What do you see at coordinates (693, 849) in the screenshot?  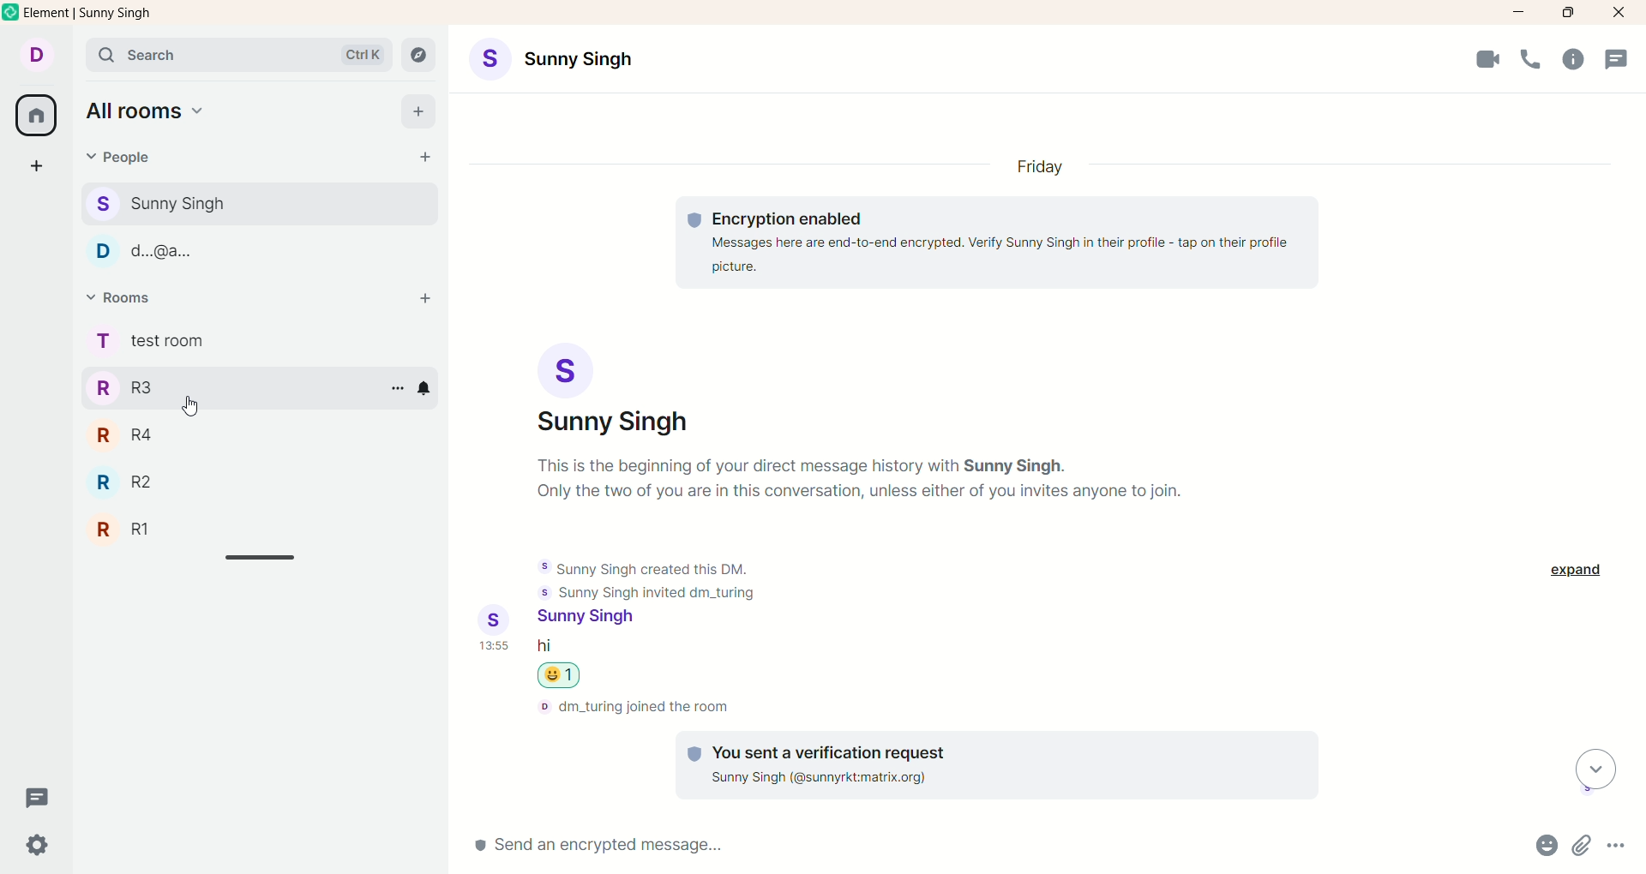 I see `send message` at bounding box center [693, 849].